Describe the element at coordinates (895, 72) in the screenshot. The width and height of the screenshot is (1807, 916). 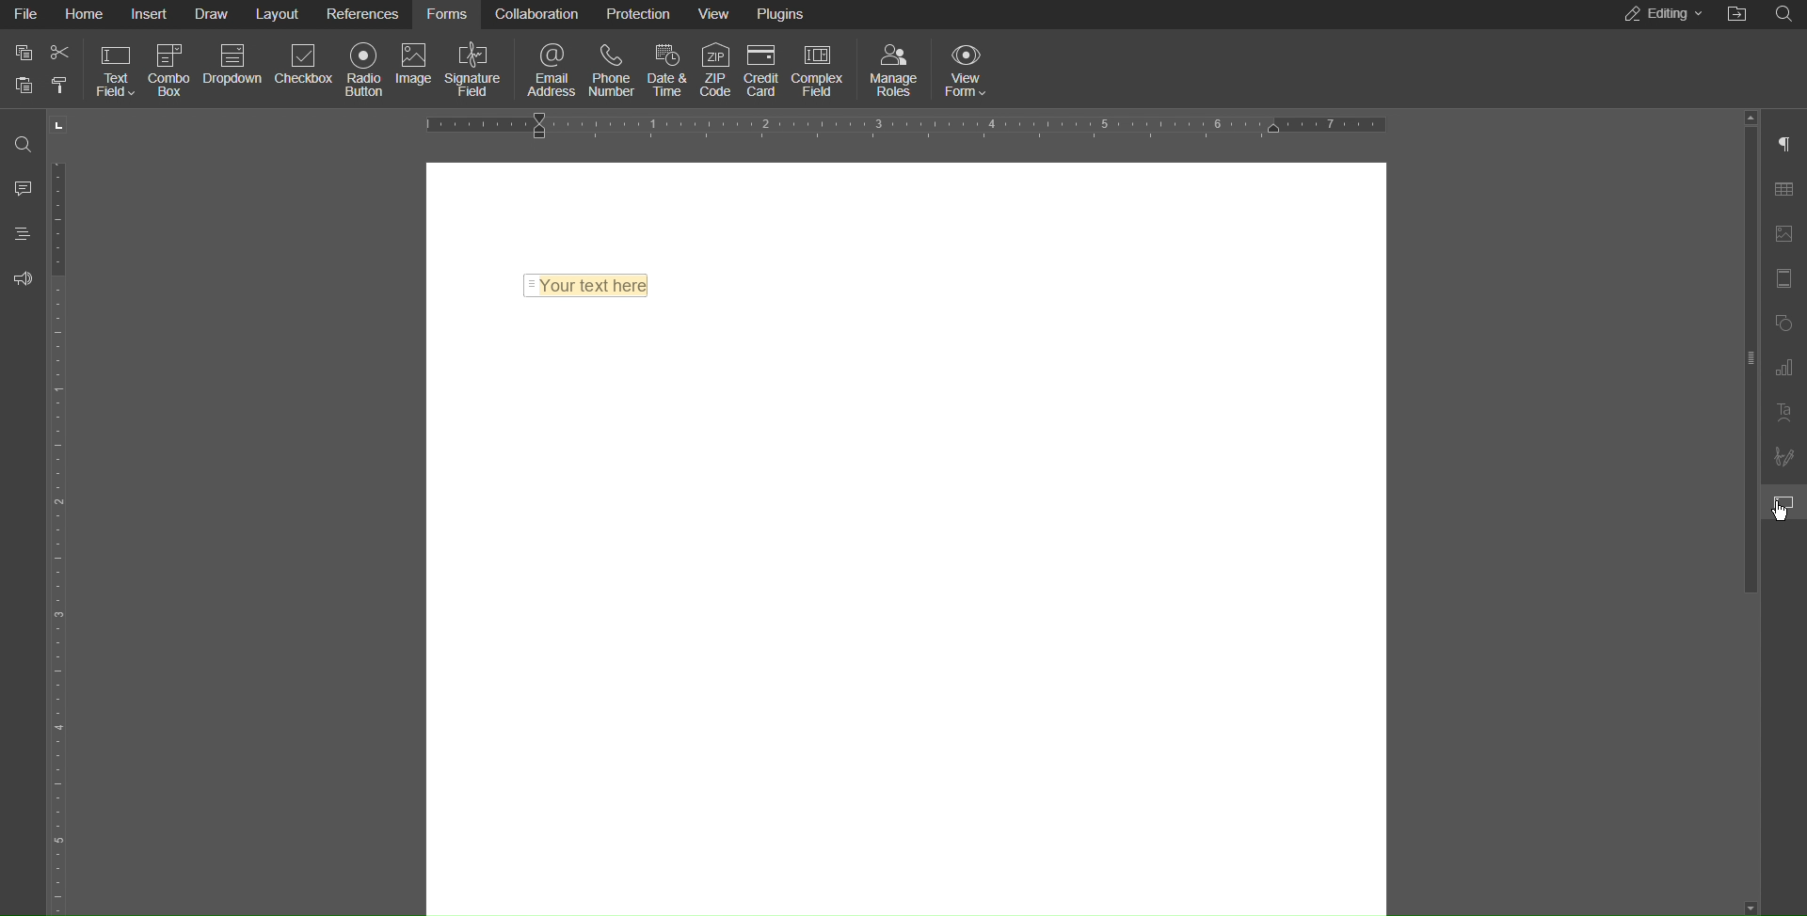
I see `Manage Rules` at that location.